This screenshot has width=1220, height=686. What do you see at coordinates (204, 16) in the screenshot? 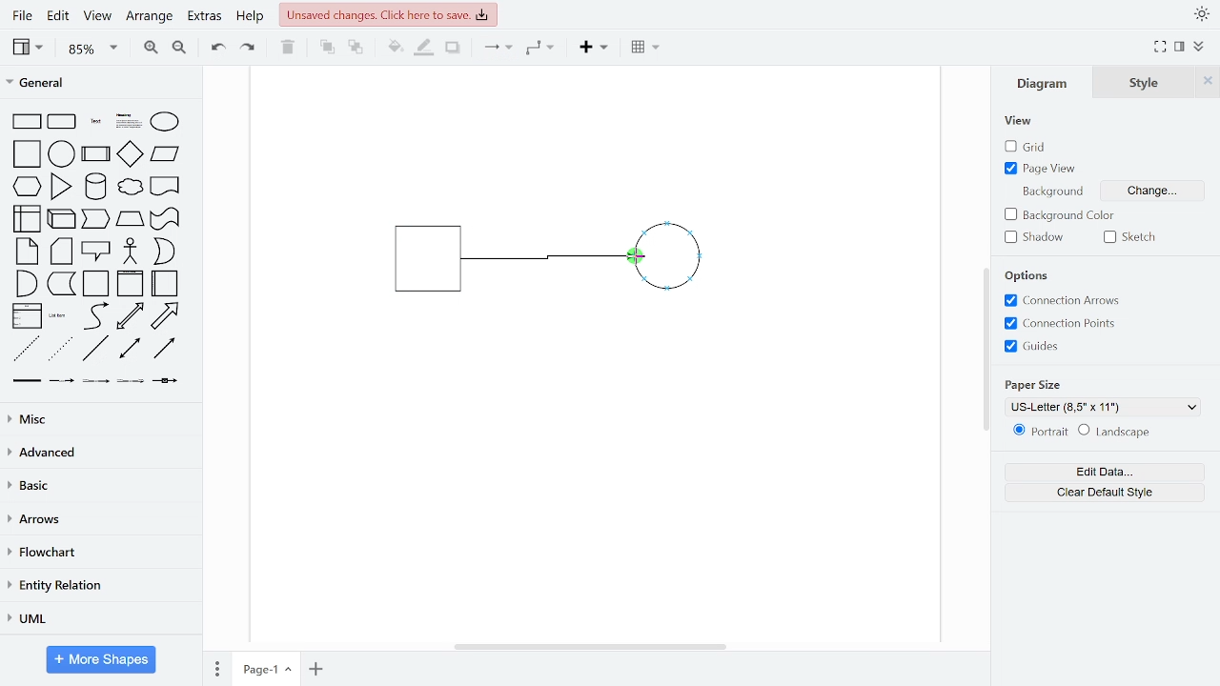
I see `extras` at bounding box center [204, 16].